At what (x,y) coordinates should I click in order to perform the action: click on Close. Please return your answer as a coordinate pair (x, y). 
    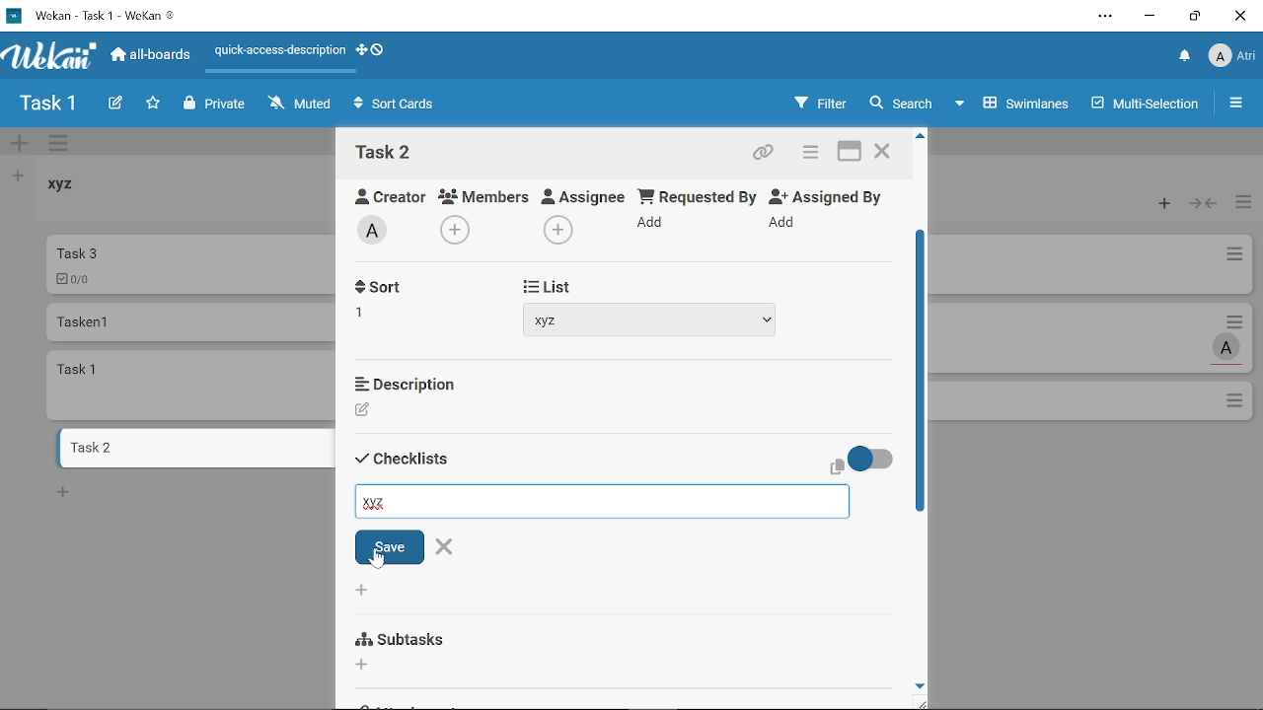
    Looking at the image, I should click on (449, 548).